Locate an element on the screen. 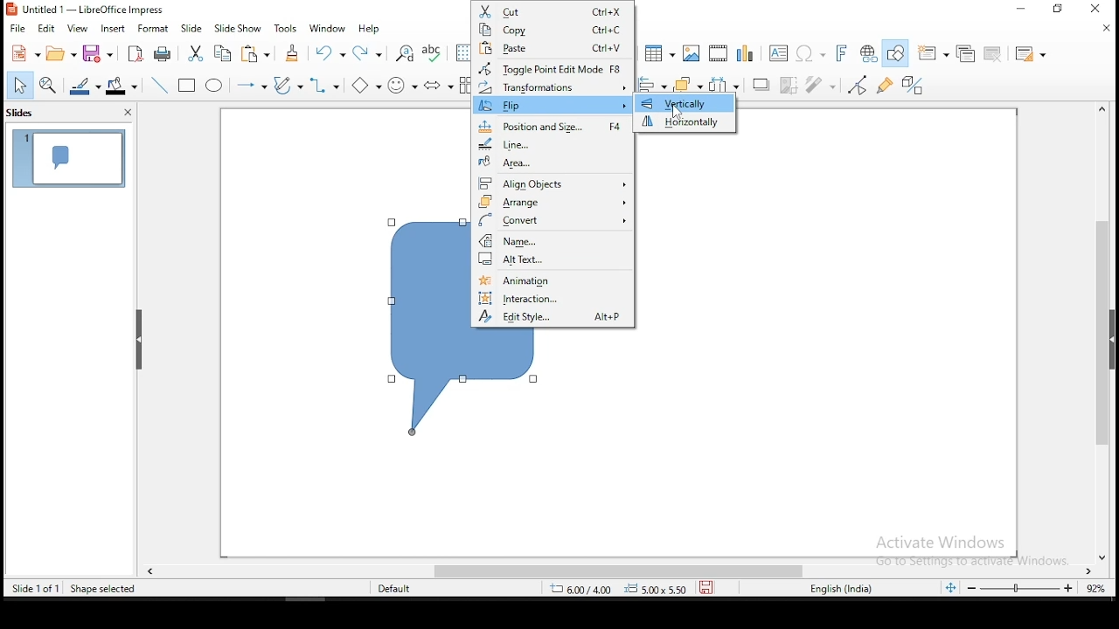  slides is located at coordinates (27, 113).